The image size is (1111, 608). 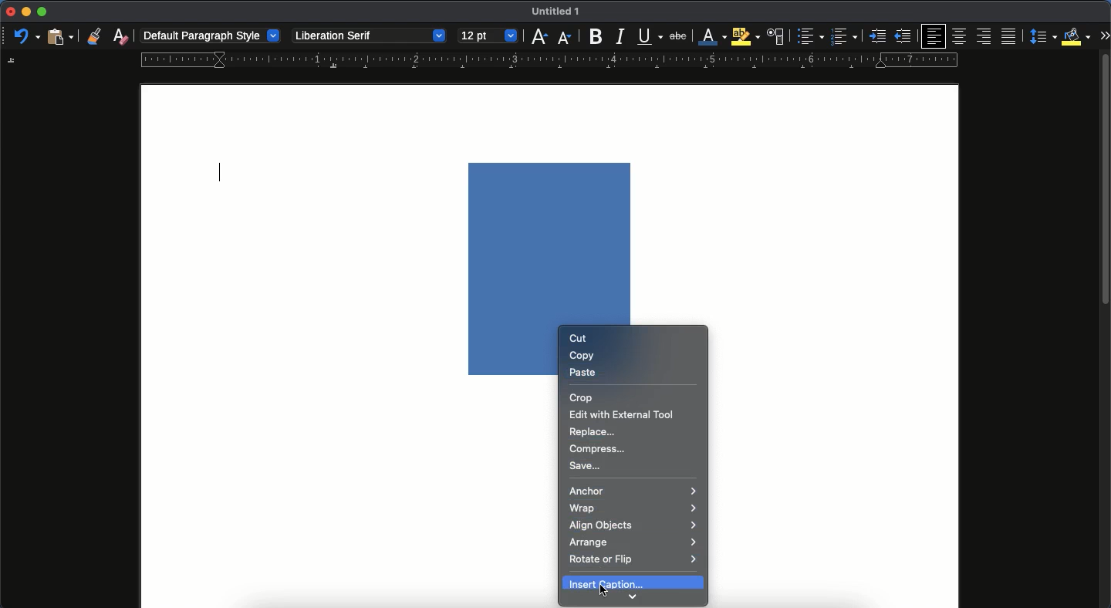 What do you see at coordinates (603, 593) in the screenshot?
I see `cursor` at bounding box center [603, 593].